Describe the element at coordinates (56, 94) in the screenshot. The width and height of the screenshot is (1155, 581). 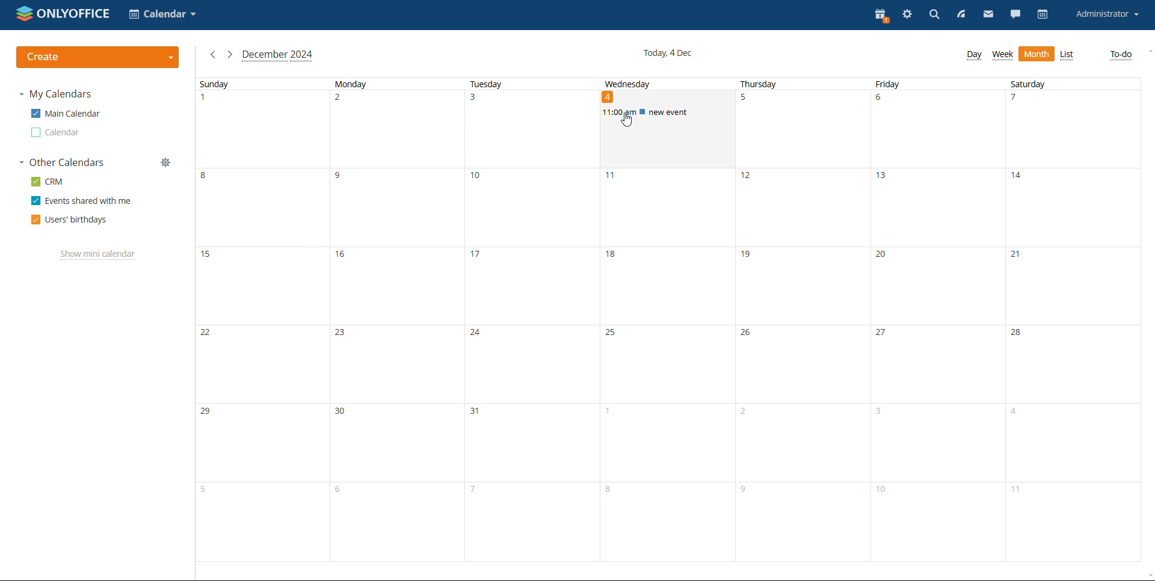
I see `my calendars` at that location.